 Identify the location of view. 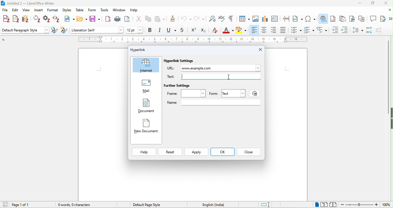
(26, 10).